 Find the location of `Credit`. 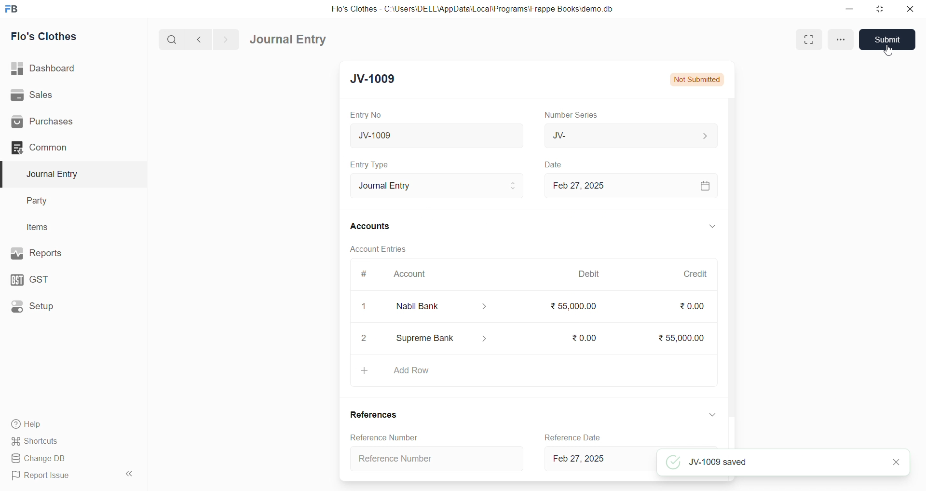

Credit is located at coordinates (696, 274).